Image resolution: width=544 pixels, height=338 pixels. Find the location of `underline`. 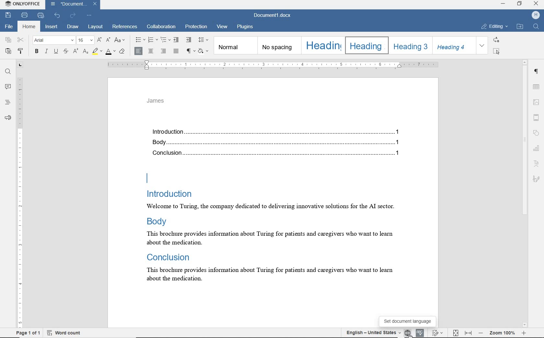

underline is located at coordinates (57, 52).